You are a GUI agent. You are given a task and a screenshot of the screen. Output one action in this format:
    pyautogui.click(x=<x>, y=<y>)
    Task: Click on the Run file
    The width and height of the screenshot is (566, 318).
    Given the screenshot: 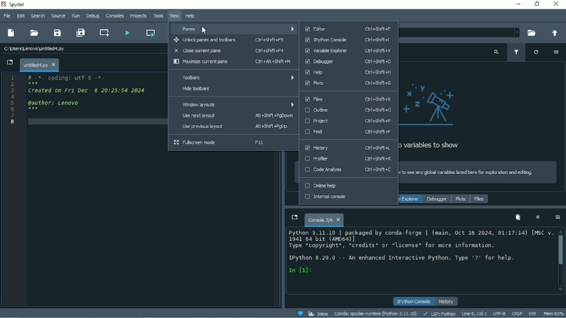 What is the action you would take?
    pyautogui.click(x=128, y=32)
    